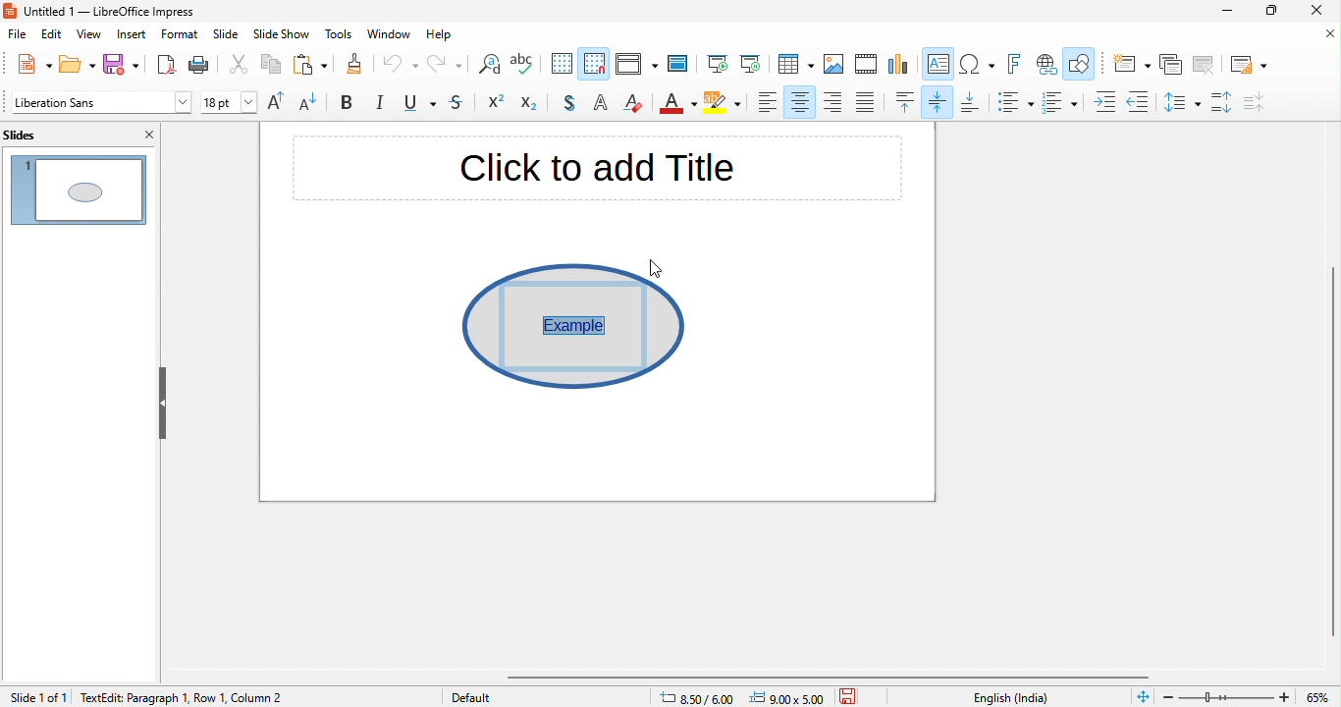 The image size is (1341, 707). I want to click on show draw function, so click(1081, 66).